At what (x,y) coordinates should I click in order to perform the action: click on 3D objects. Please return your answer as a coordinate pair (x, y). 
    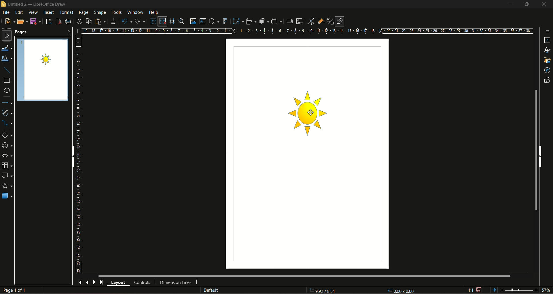
    Looking at the image, I should click on (7, 196).